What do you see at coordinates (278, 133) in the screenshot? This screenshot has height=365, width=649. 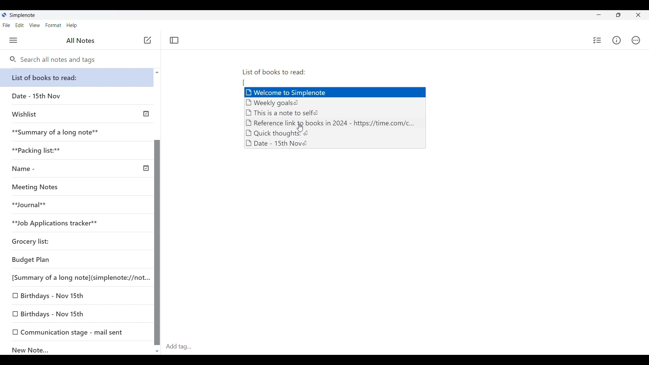 I see `Quick thoughts:` at bounding box center [278, 133].